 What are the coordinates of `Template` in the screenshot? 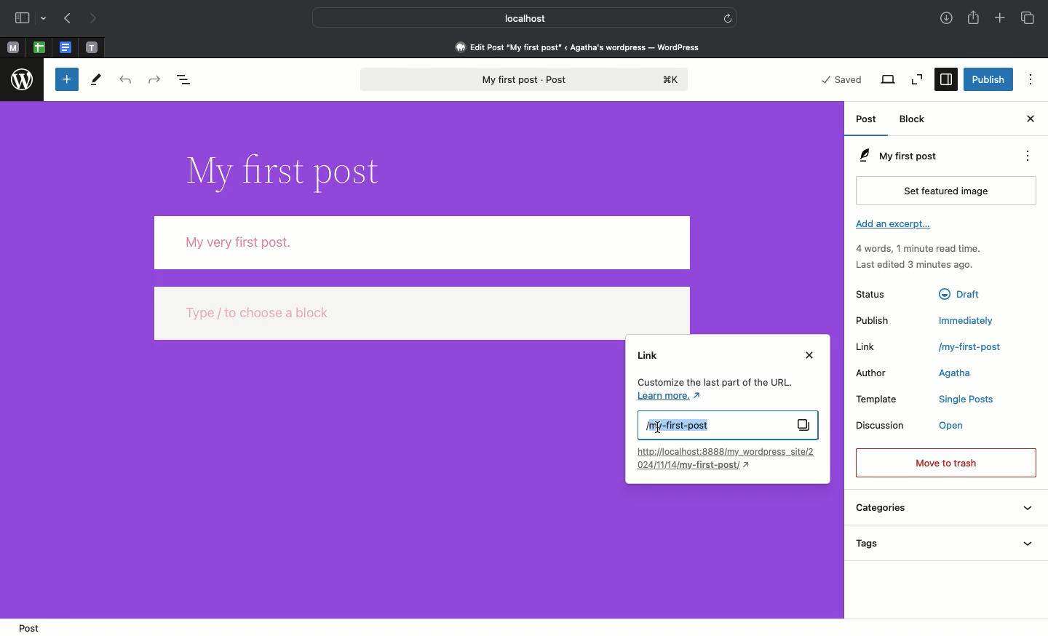 It's located at (879, 399).